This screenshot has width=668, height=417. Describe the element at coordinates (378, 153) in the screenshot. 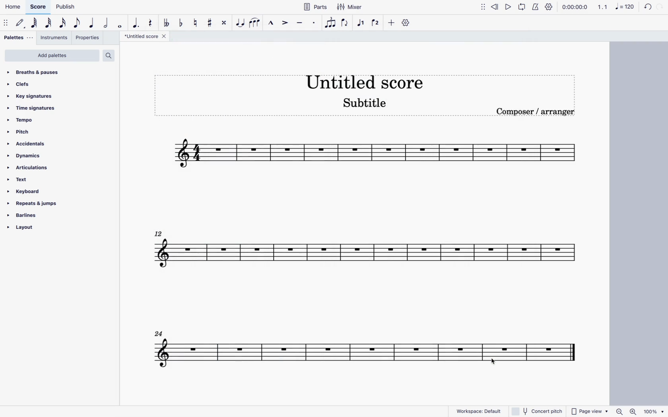

I see `score` at that location.